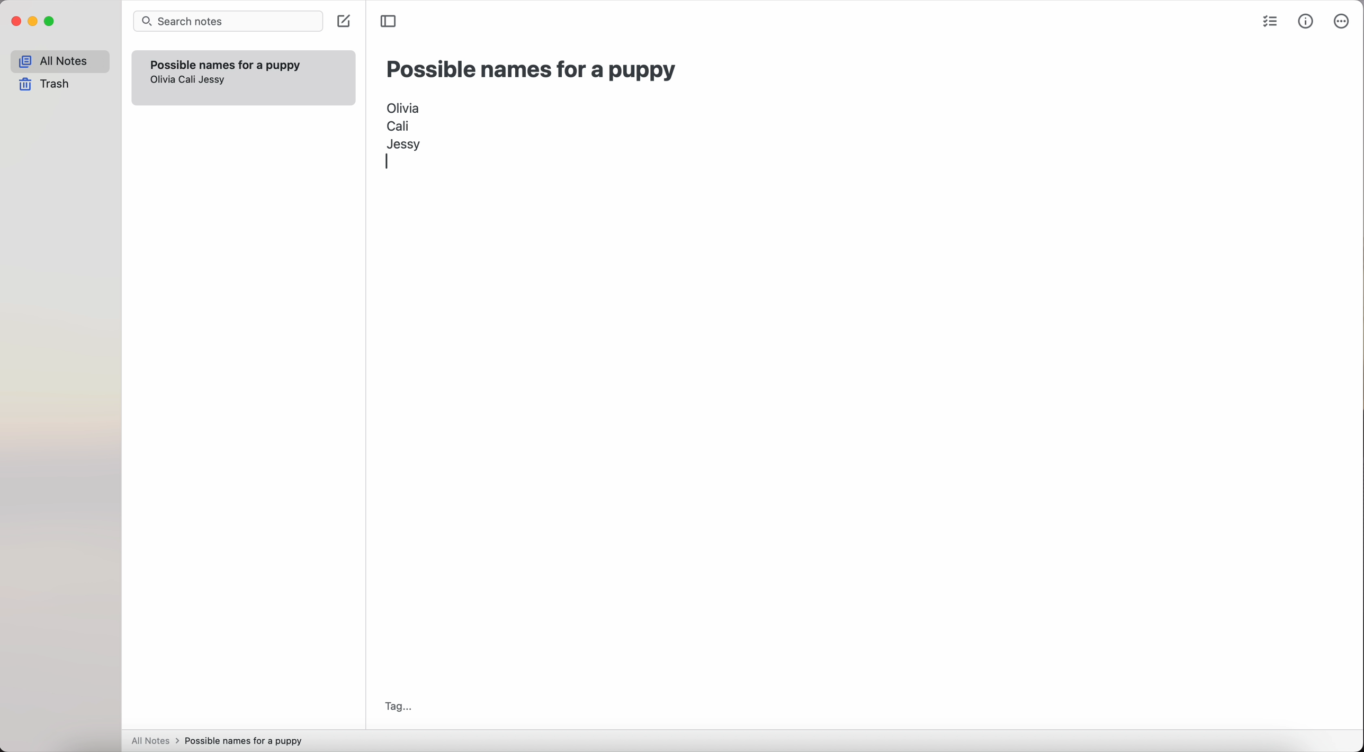  I want to click on Jessy, so click(403, 142).